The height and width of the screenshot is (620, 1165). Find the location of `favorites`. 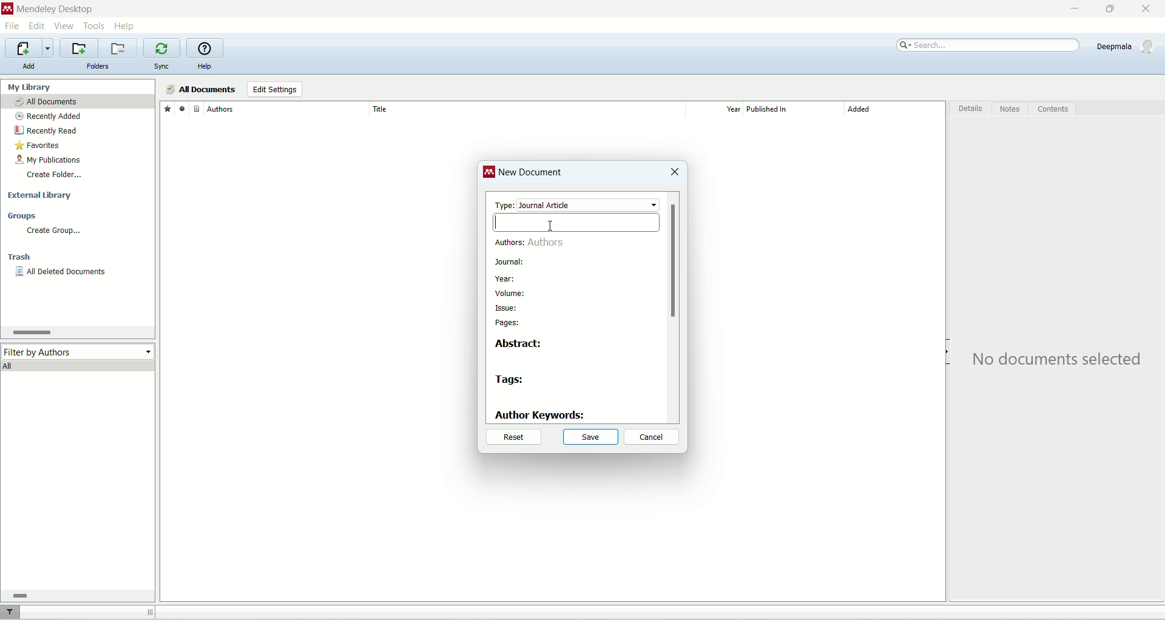

favorites is located at coordinates (39, 147).